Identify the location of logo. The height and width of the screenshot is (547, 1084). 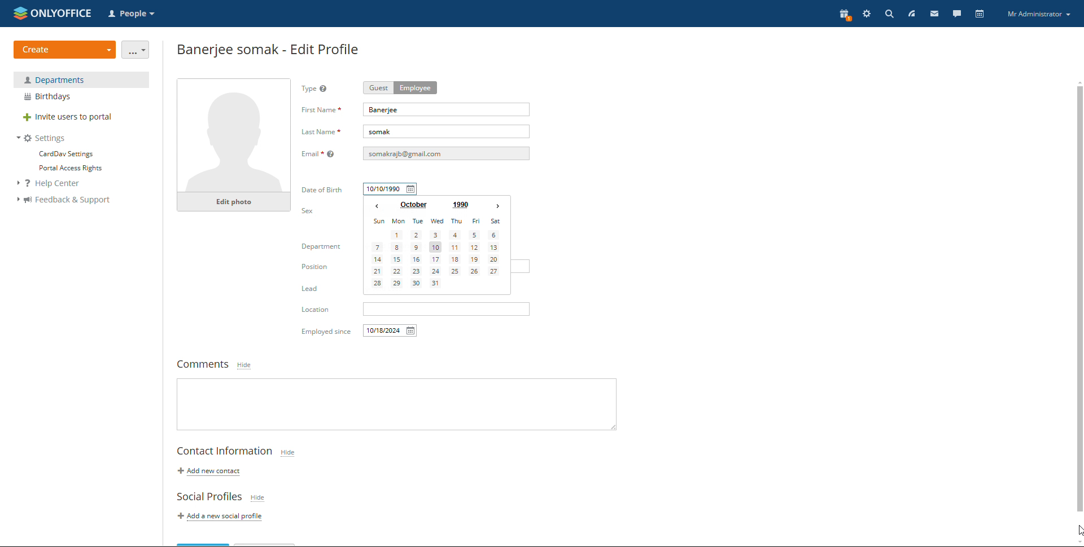
(53, 12).